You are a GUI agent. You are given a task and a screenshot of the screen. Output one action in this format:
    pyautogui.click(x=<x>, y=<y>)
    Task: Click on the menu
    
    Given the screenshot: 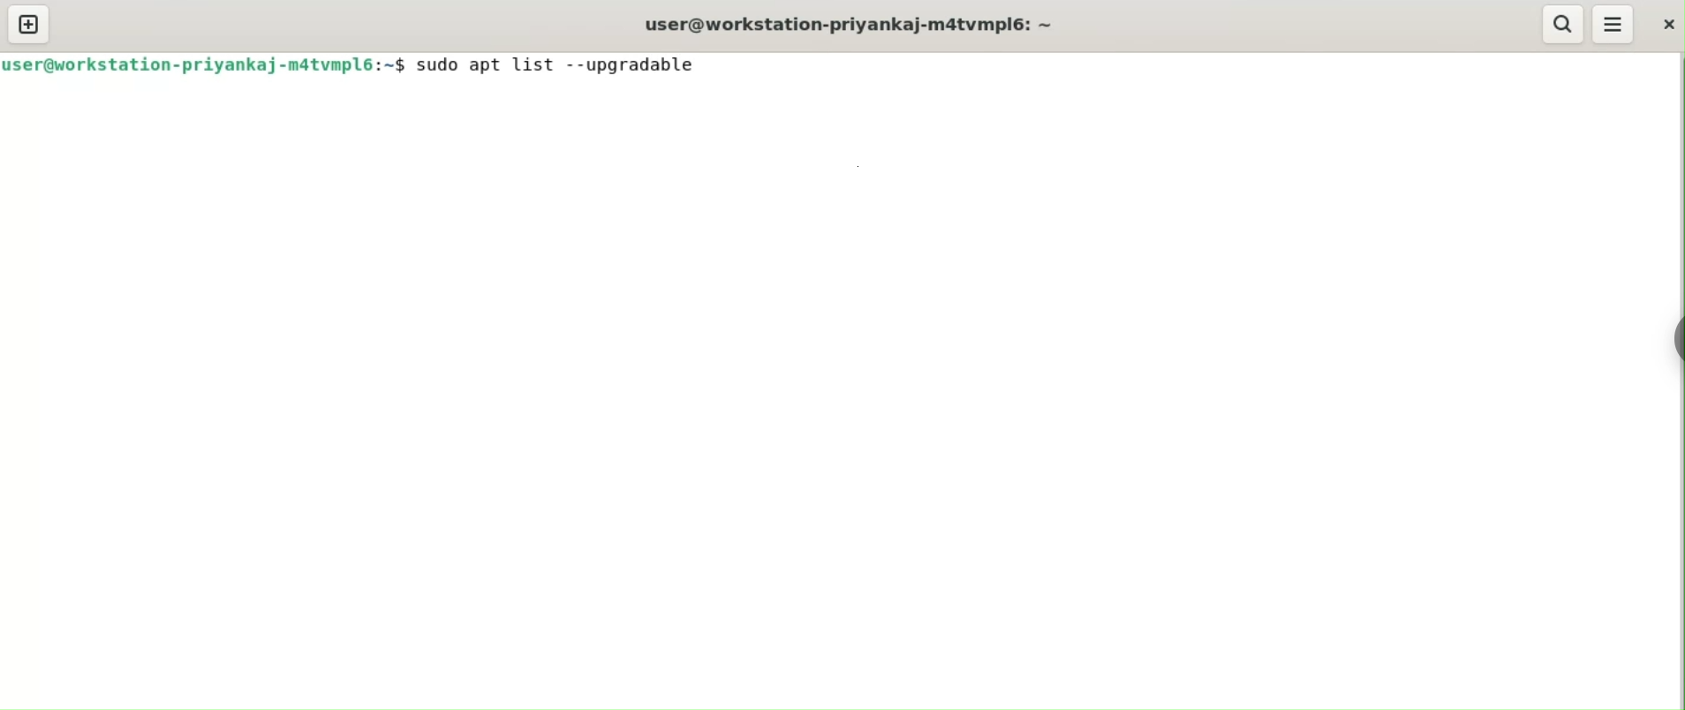 What is the action you would take?
    pyautogui.click(x=1612, y=25)
    